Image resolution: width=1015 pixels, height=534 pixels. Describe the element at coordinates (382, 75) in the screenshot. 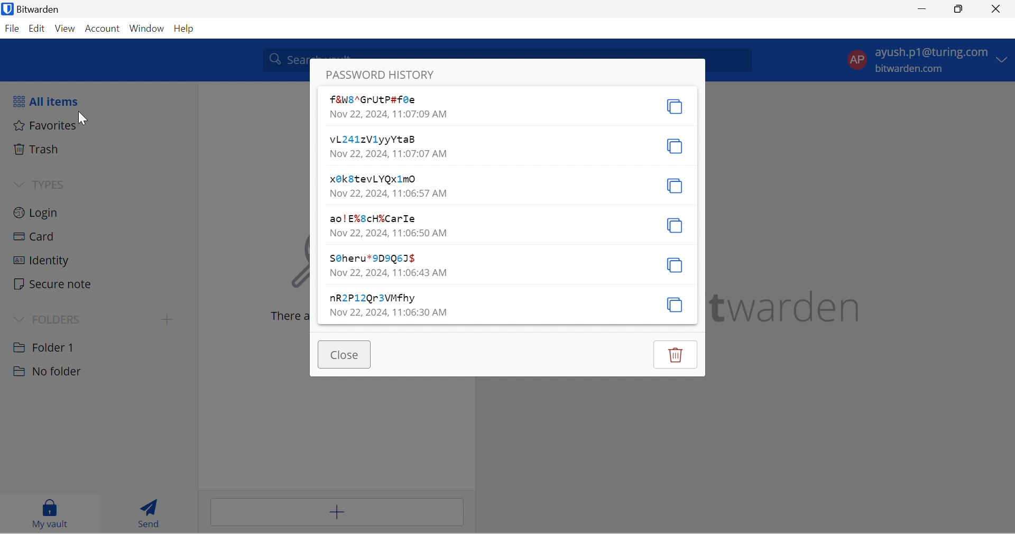

I see `PASSWORD HISTORY` at that location.